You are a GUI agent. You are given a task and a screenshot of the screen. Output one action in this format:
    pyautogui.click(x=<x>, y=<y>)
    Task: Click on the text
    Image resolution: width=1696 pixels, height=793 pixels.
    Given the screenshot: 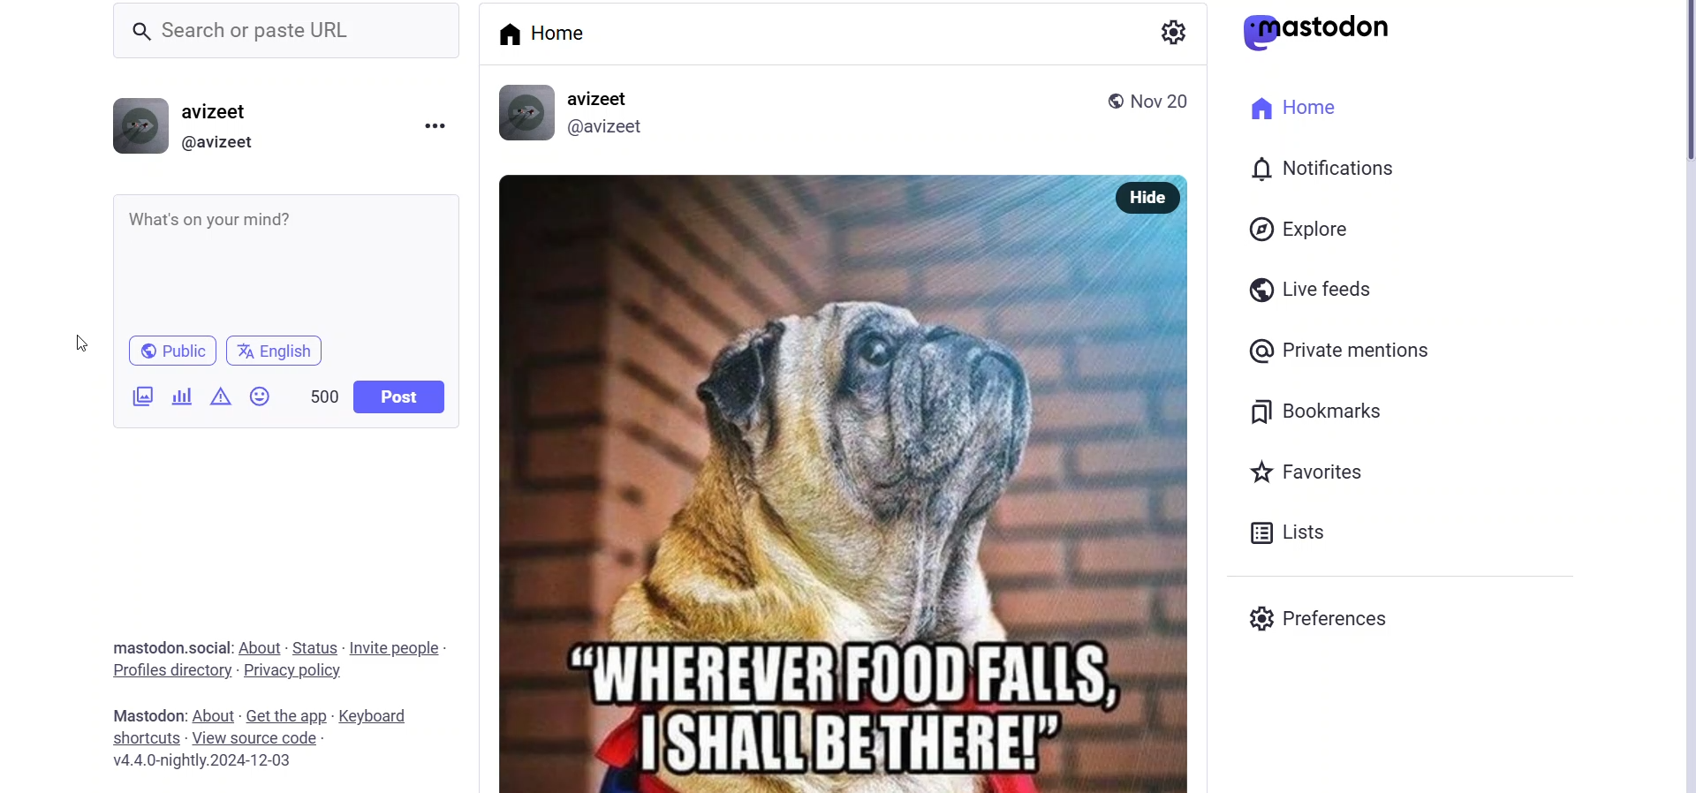 What is the action you would take?
    pyautogui.click(x=163, y=646)
    